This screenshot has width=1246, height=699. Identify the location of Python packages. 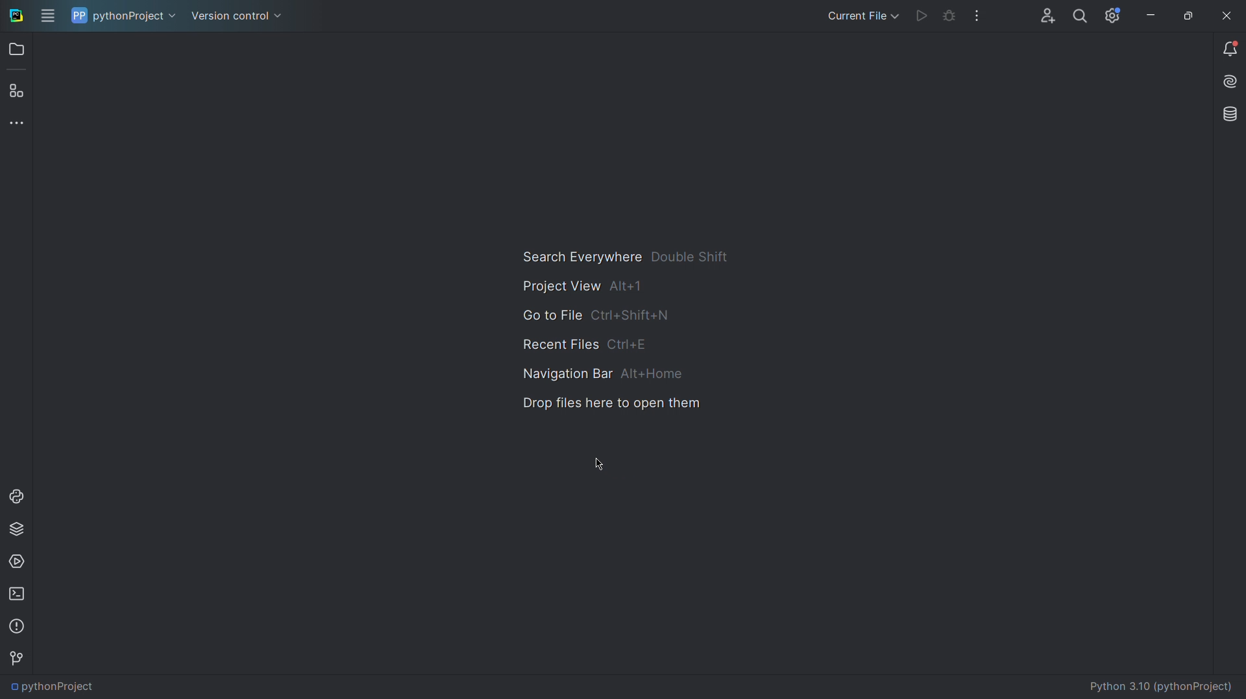
(19, 528).